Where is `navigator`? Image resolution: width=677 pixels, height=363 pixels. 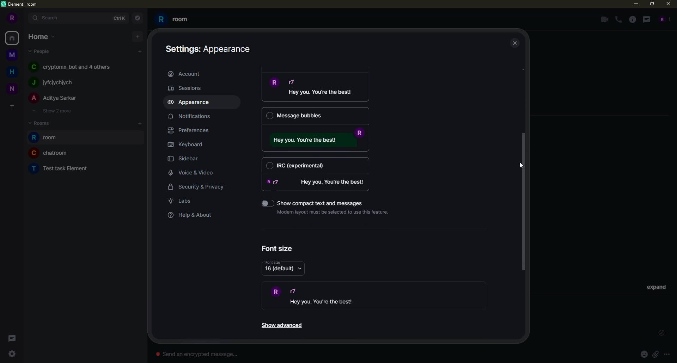
navigator is located at coordinates (137, 18).